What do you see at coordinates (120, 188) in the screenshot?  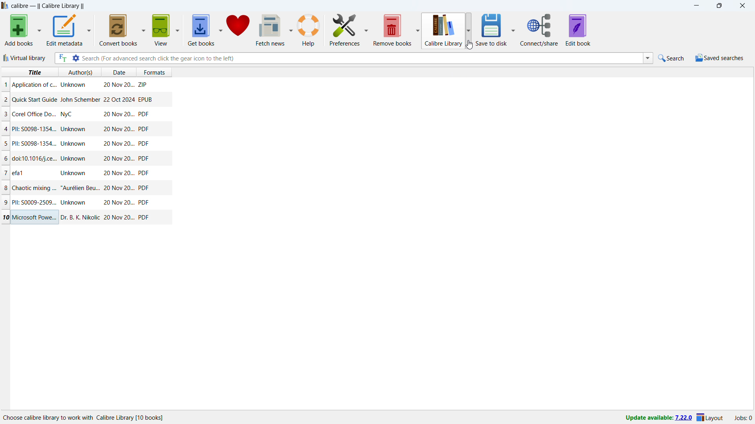 I see `Date` at bounding box center [120, 188].